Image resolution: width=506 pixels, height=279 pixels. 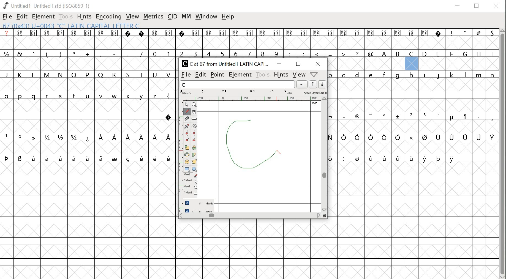 What do you see at coordinates (66, 17) in the screenshot?
I see `tools` at bounding box center [66, 17].